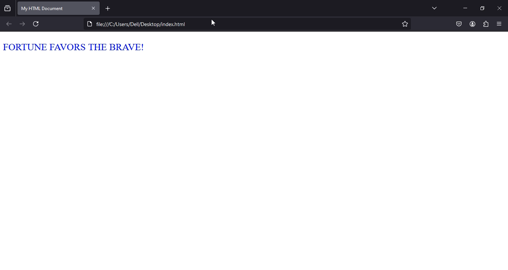 Image resolution: width=508 pixels, height=270 pixels. I want to click on FORTUNE FAVORS THE BRAVE!, so click(80, 46).